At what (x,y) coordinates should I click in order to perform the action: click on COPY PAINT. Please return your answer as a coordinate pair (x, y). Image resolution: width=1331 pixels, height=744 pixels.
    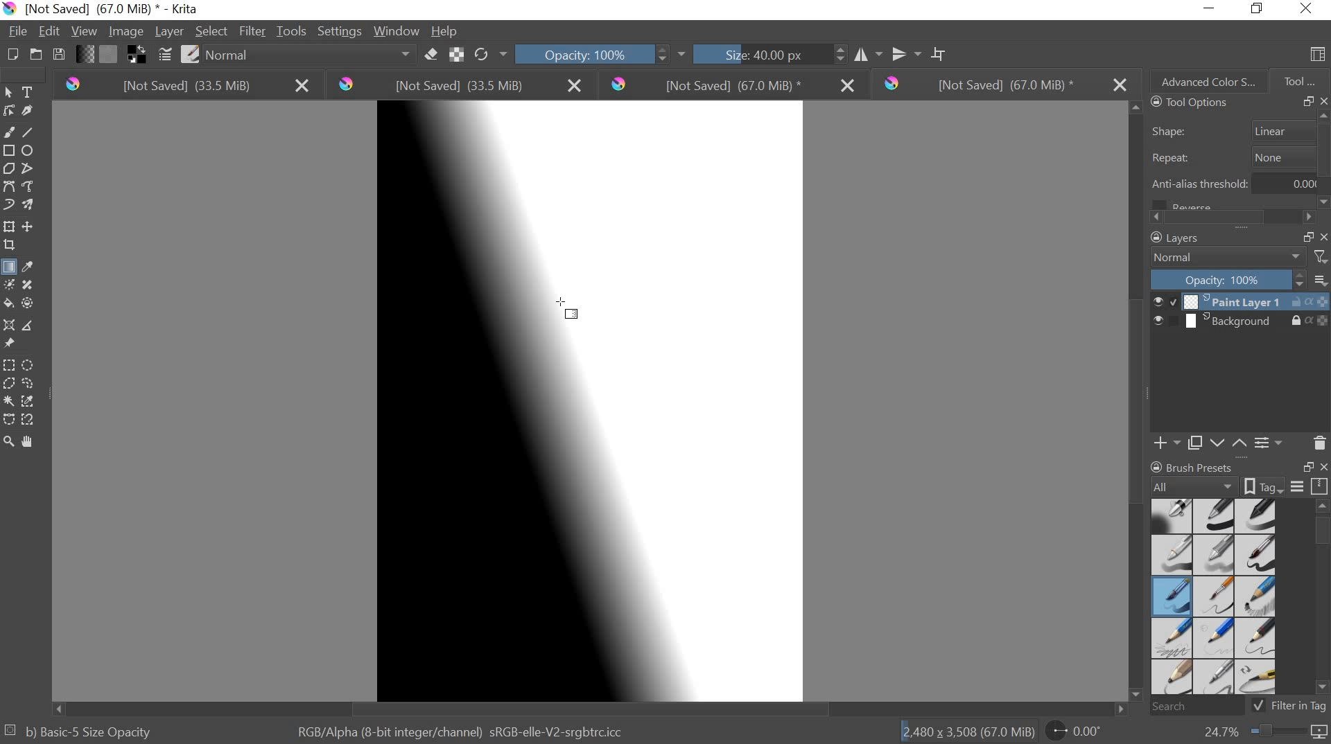
    Looking at the image, I should click on (1195, 443).